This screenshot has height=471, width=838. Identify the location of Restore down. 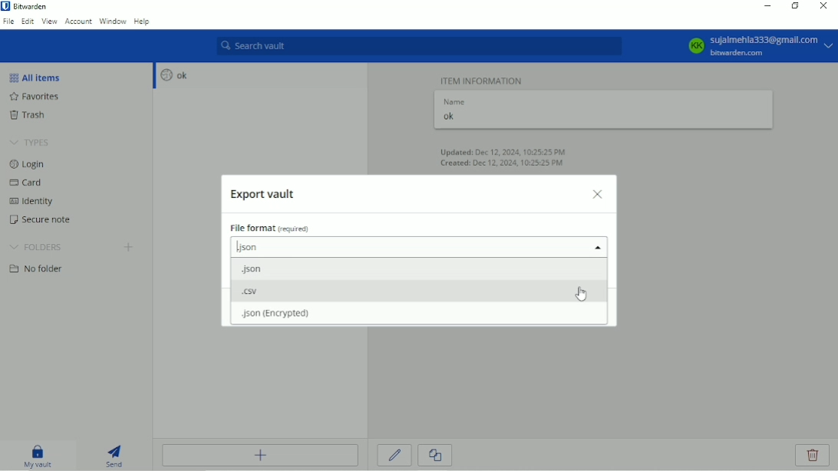
(795, 5).